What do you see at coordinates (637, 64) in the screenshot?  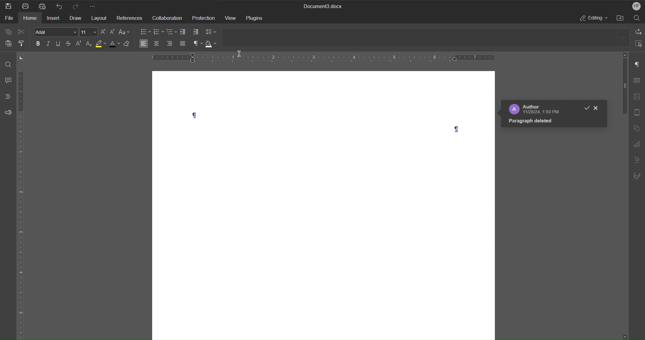 I see `Paragraph Settings` at bounding box center [637, 64].